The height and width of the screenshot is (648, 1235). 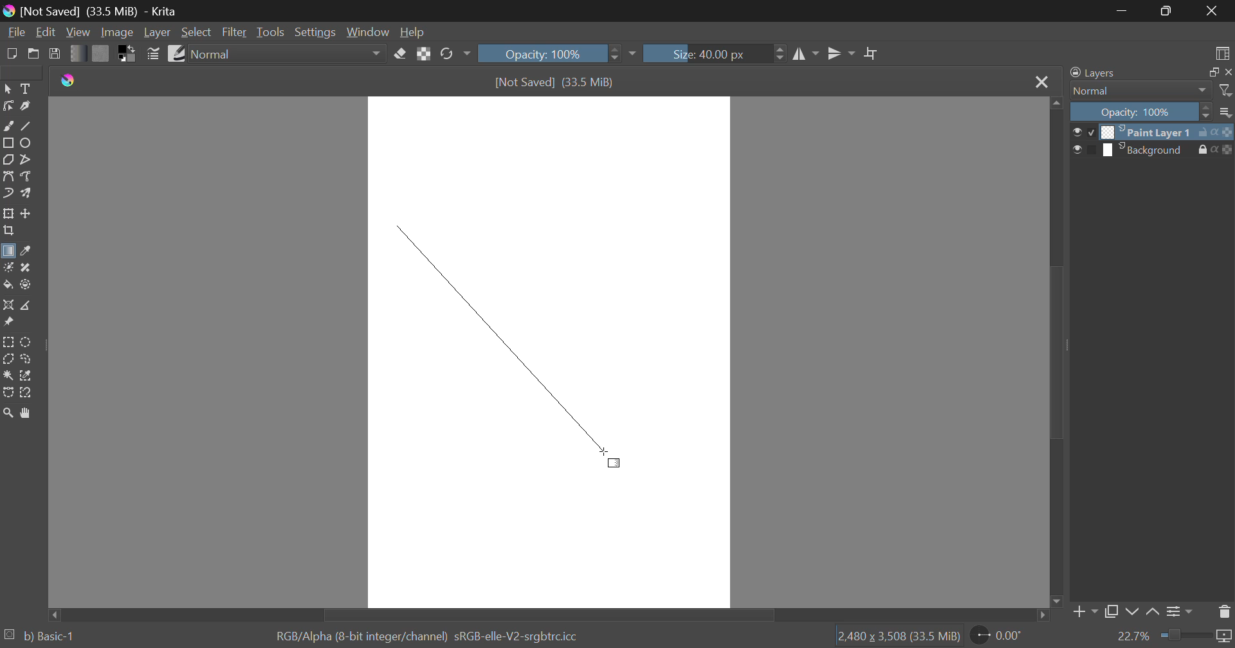 What do you see at coordinates (872, 54) in the screenshot?
I see `Crop` at bounding box center [872, 54].